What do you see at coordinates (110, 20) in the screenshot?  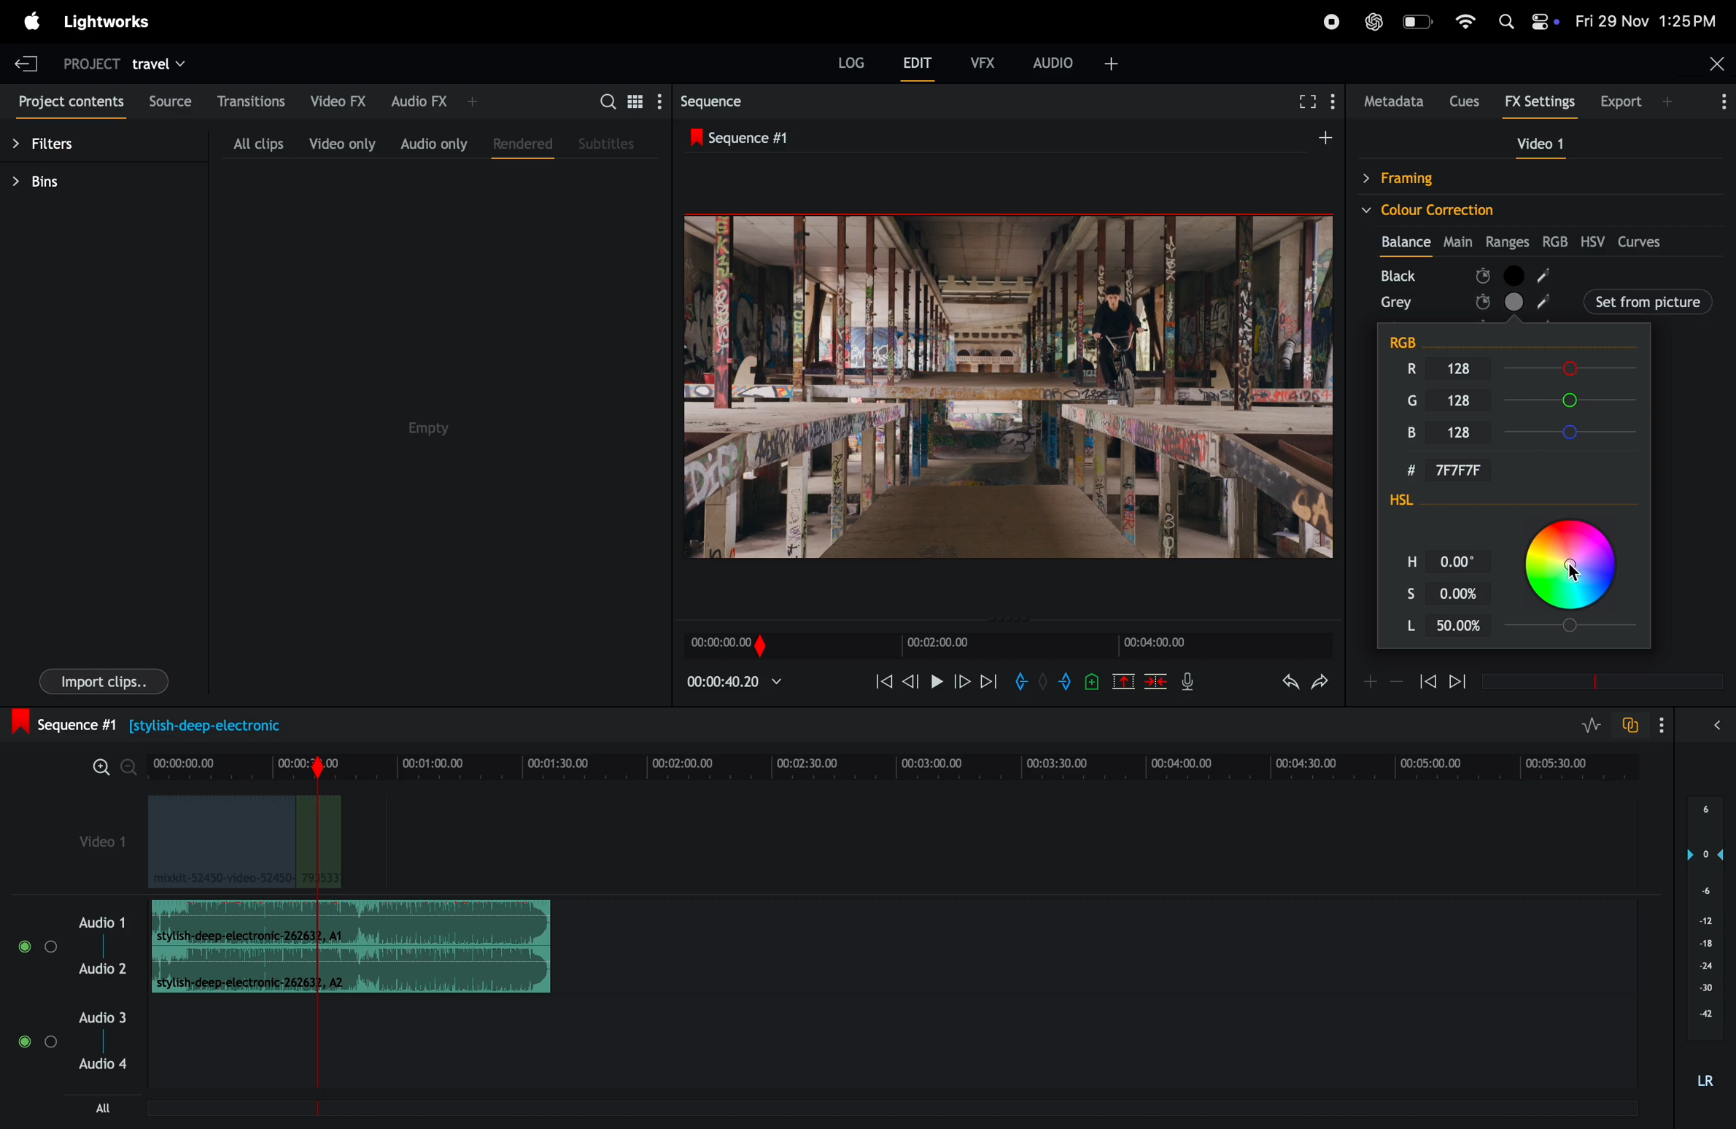 I see `light works menu` at bounding box center [110, 20].